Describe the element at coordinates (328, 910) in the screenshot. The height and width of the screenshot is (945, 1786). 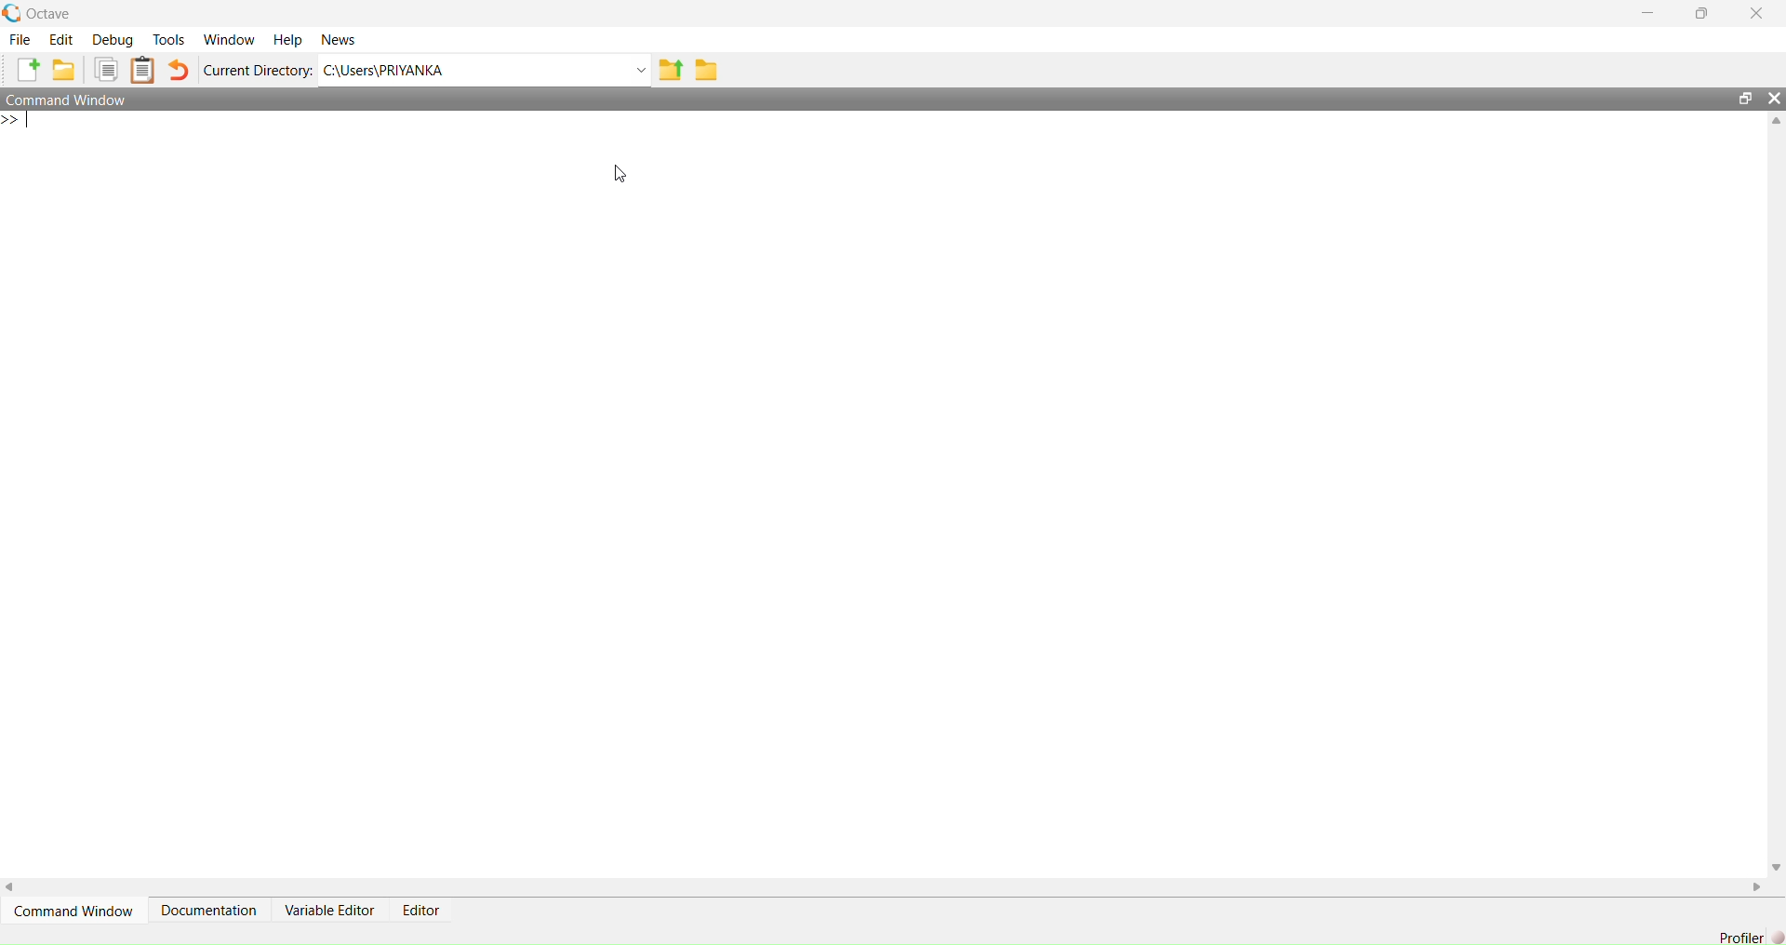
I see `Variable Editor` at that location.